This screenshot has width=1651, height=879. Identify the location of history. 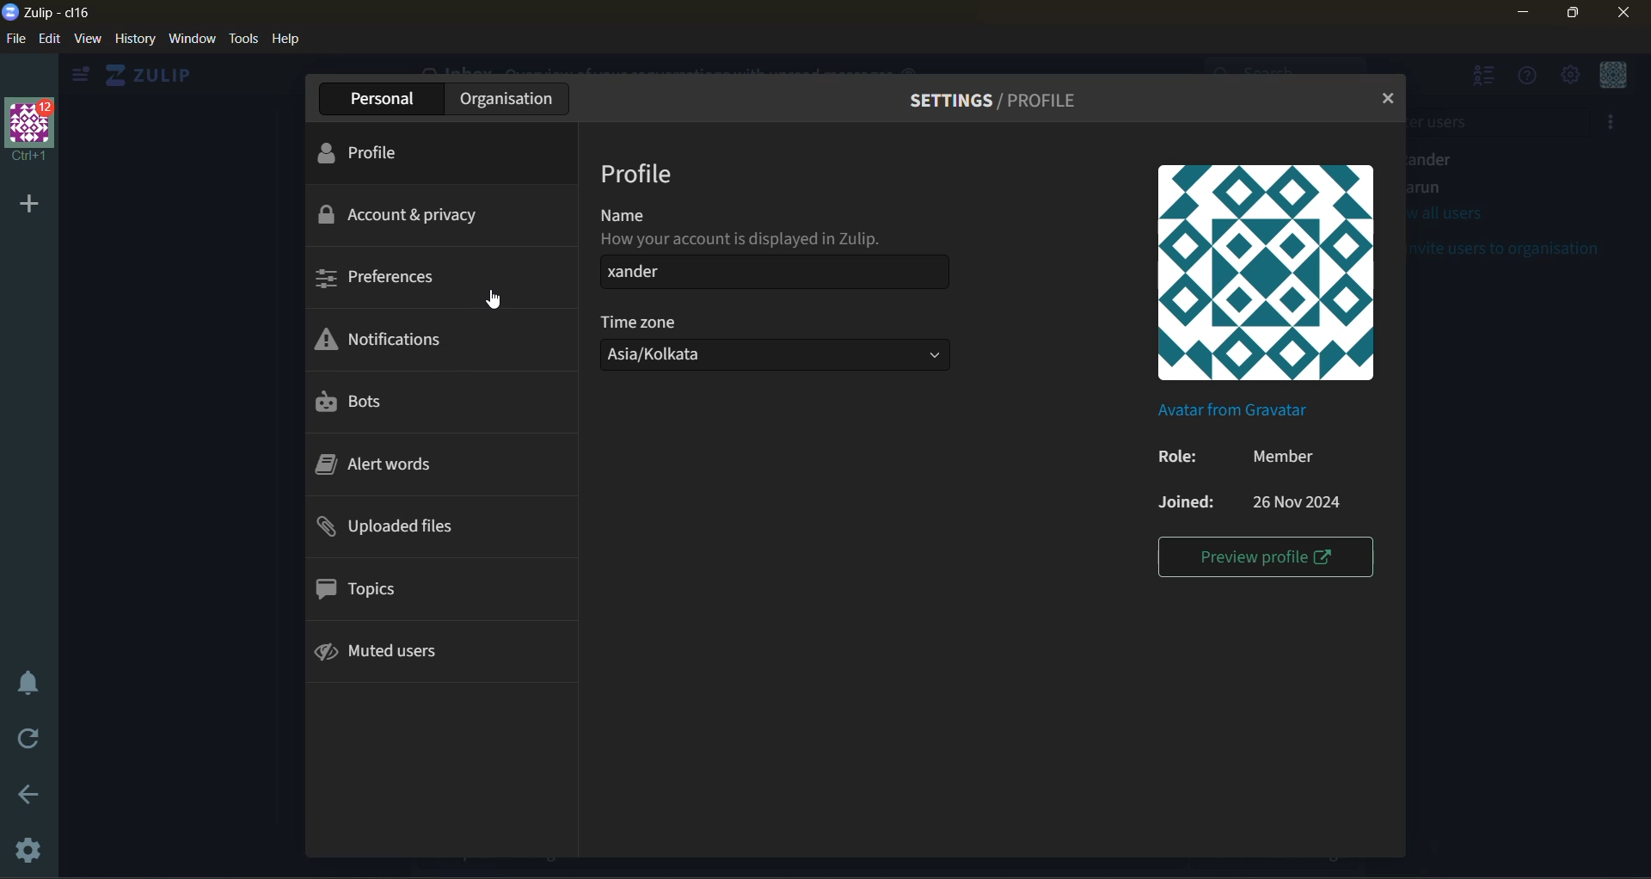
(134, 43).